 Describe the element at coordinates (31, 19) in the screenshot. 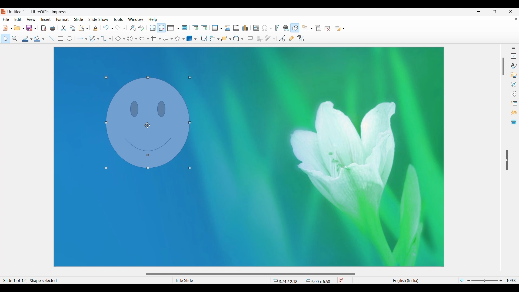

I see `View` at that location.